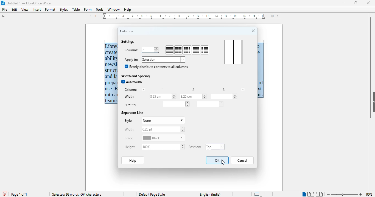  What do you see at coordinates (128, 10) in the screenshot?
I see `help` at bounding box center [128, 10].